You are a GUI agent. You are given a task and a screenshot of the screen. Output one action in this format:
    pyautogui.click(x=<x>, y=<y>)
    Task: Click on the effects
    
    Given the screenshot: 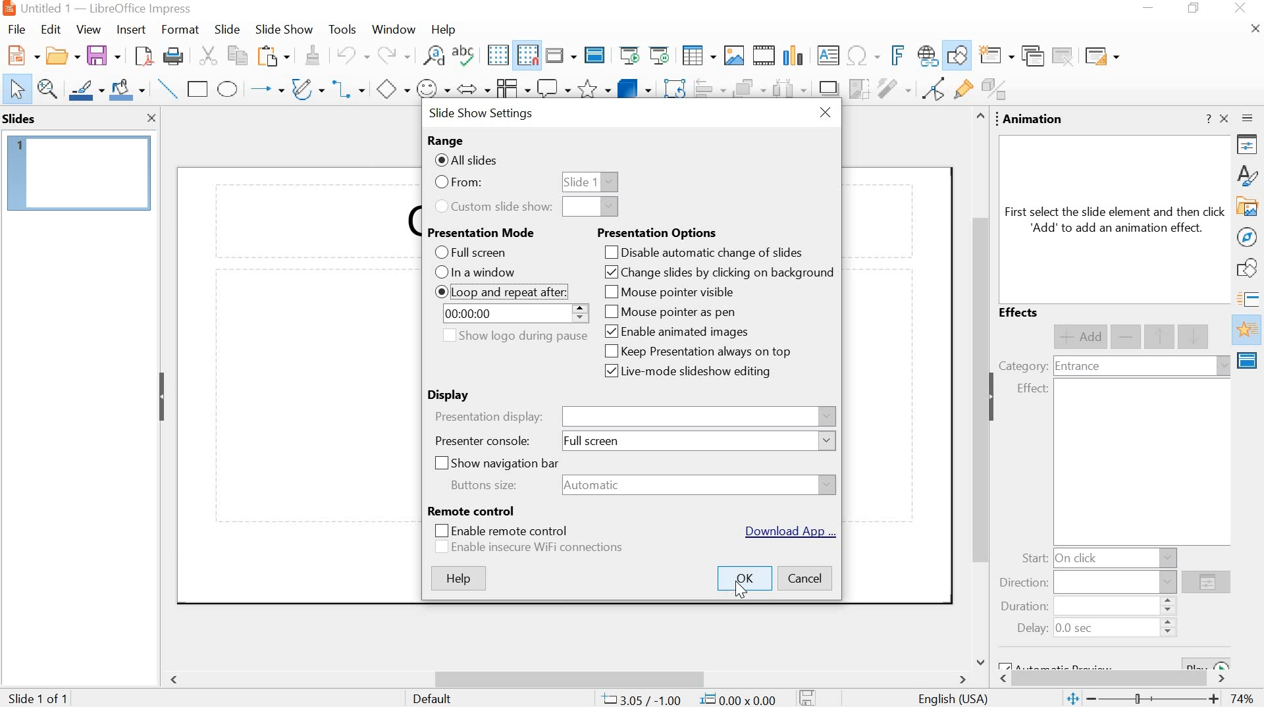 What is the action you would take?
    pyautogui.click(x=1020, y=313)
    